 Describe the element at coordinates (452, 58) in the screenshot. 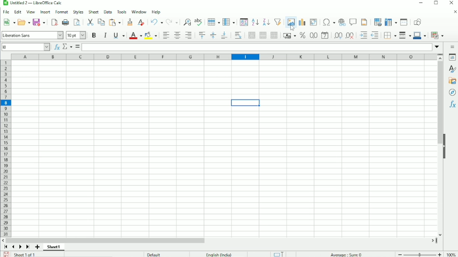

I see `Properties` at that location.